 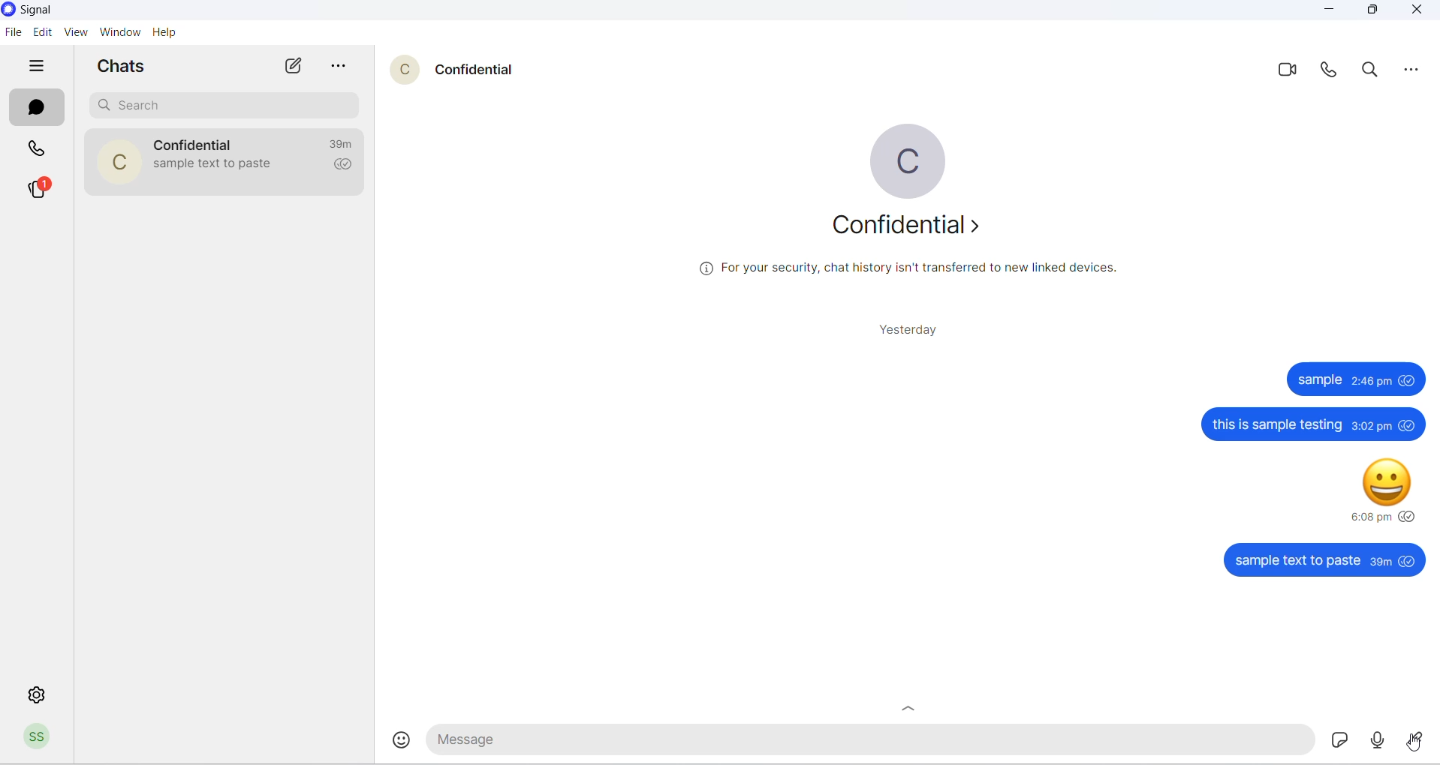 I want to click on more options, so click(x=342, y=67).